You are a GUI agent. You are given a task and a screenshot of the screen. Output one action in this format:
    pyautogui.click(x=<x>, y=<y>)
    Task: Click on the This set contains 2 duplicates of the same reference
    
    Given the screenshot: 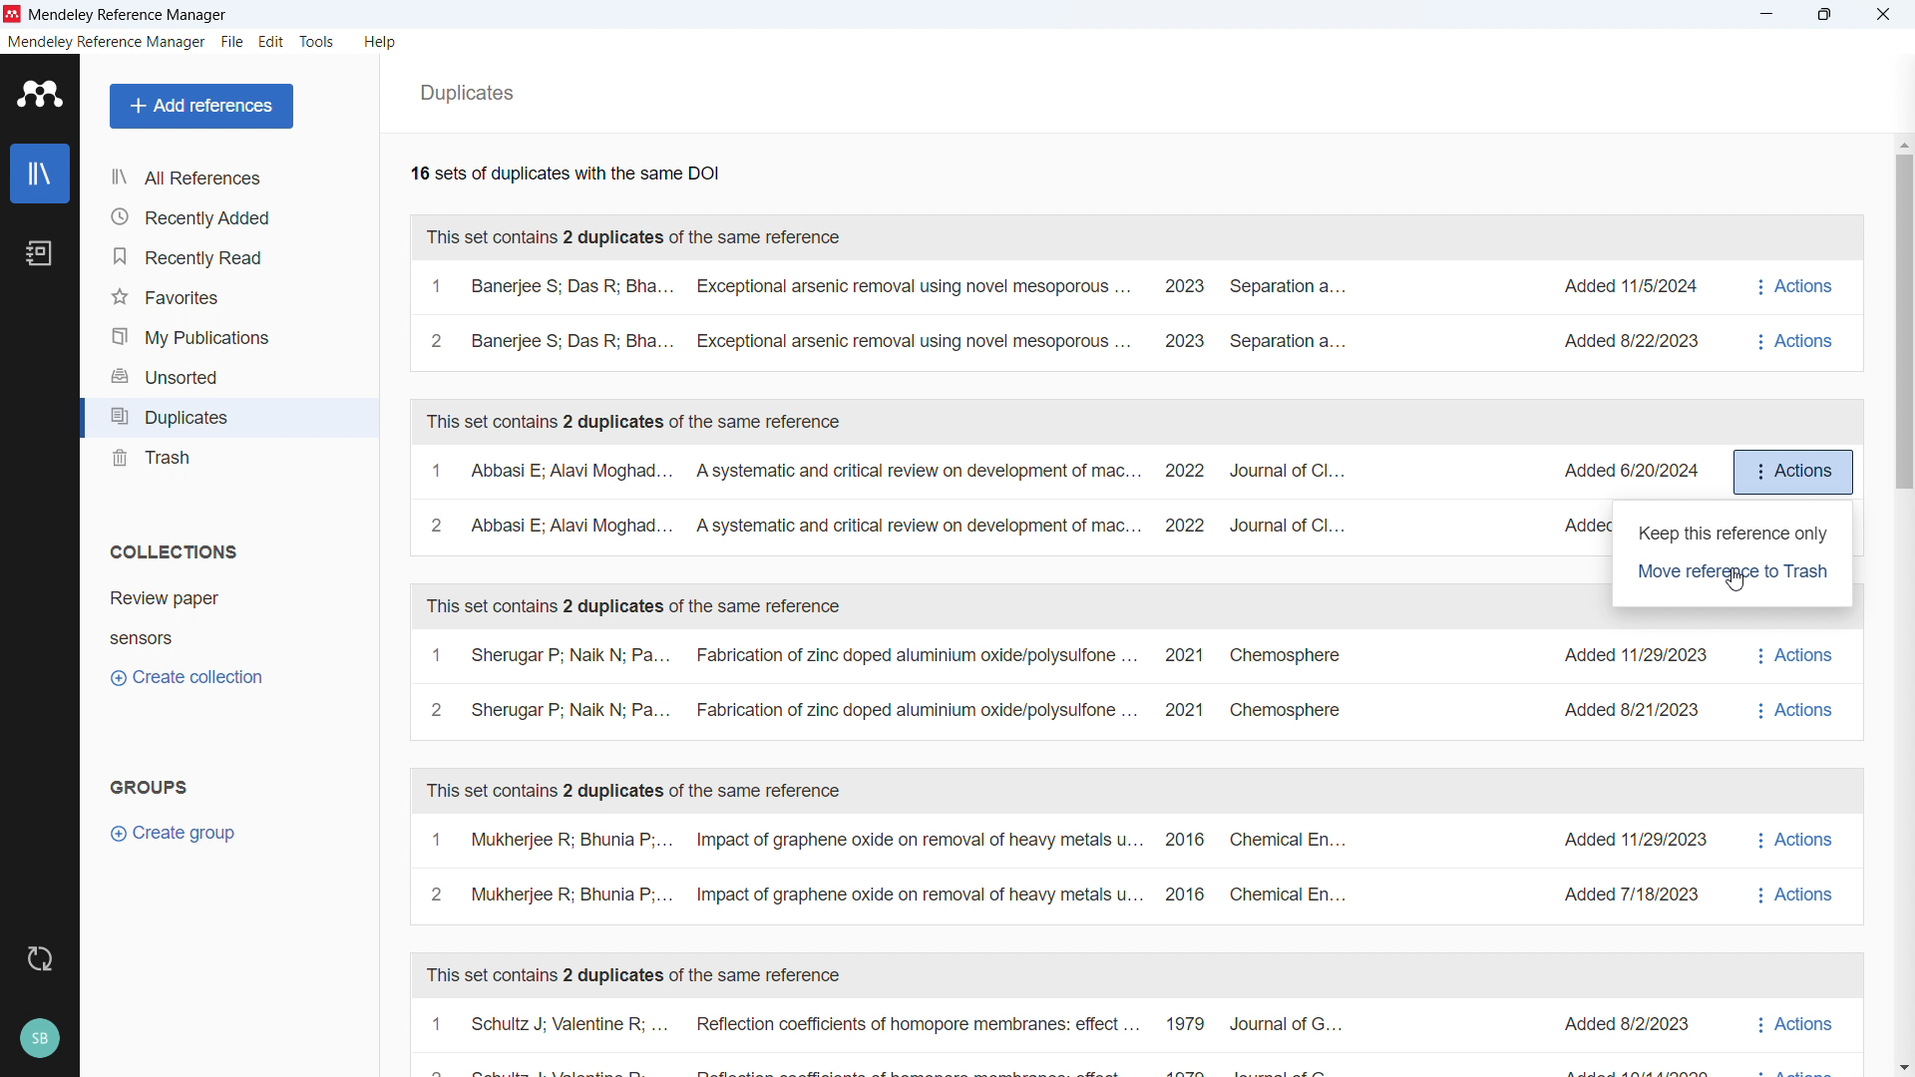 What is the action you would take?
    pyautogui.click(x=641, y=422)
    